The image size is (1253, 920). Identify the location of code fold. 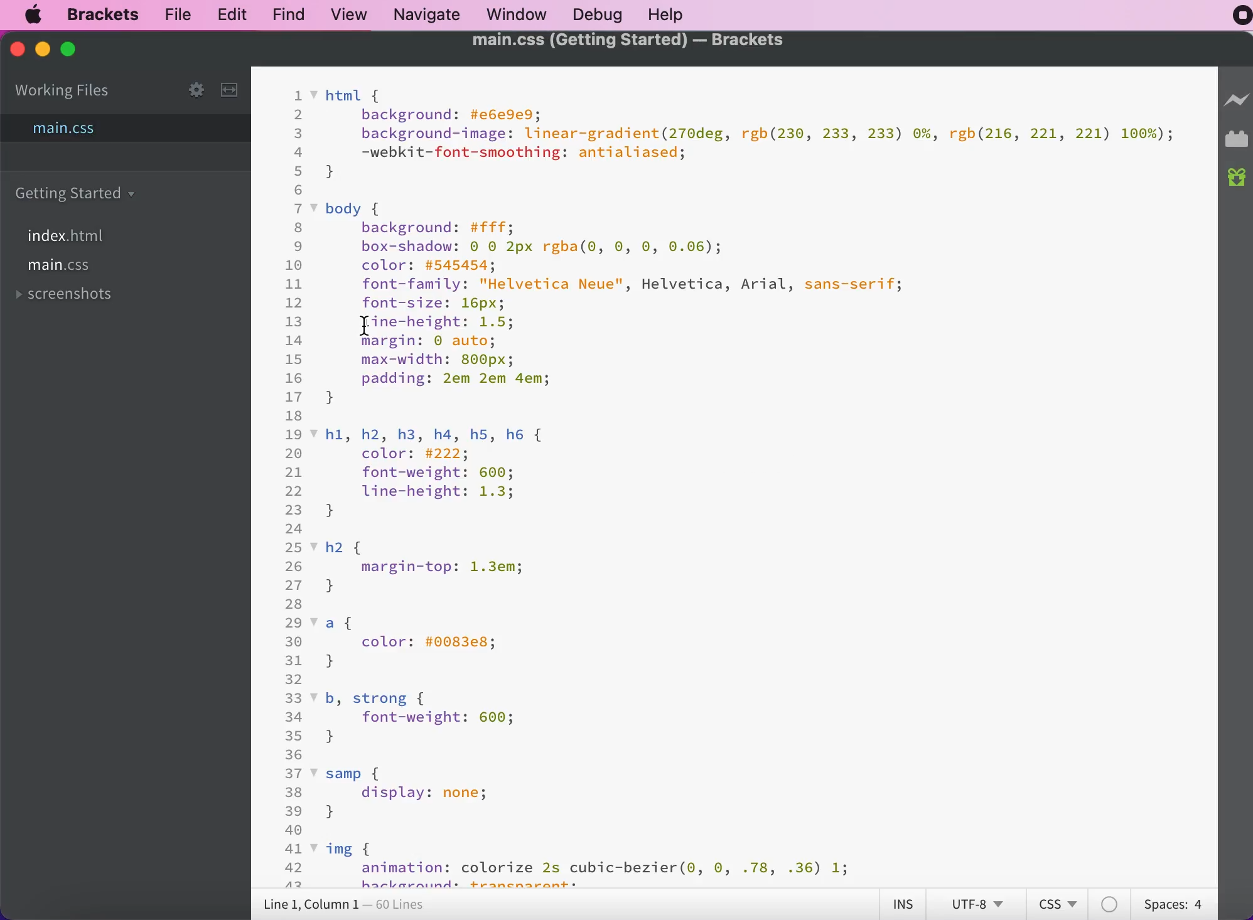
(315, 434).